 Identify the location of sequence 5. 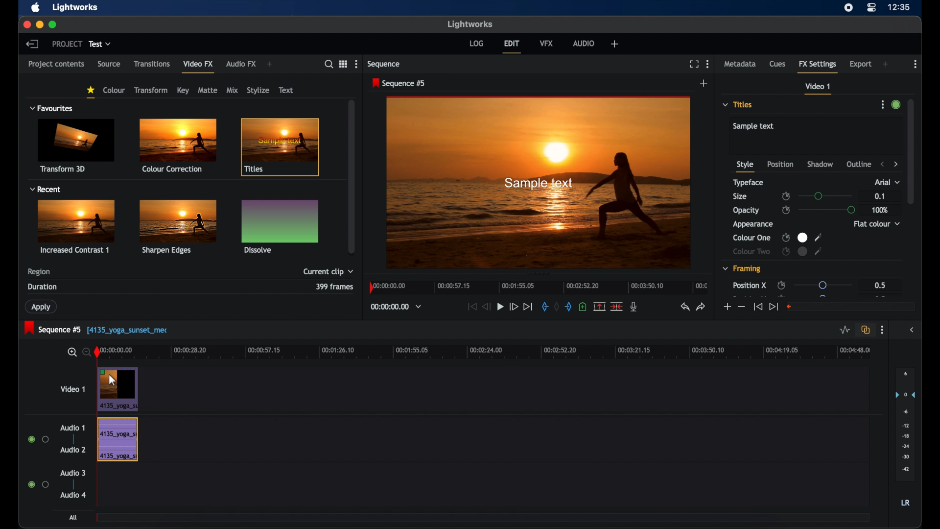
(399, 83).